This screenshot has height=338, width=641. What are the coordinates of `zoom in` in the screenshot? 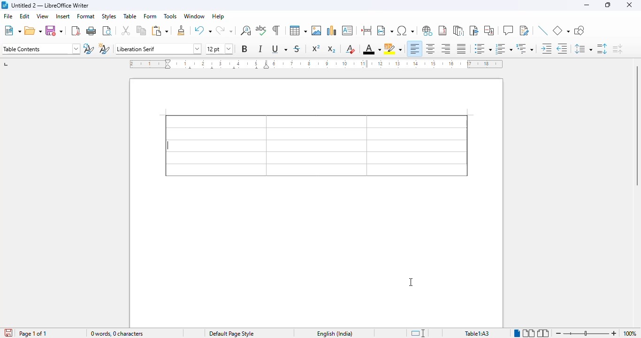 It's located at (614, 333).